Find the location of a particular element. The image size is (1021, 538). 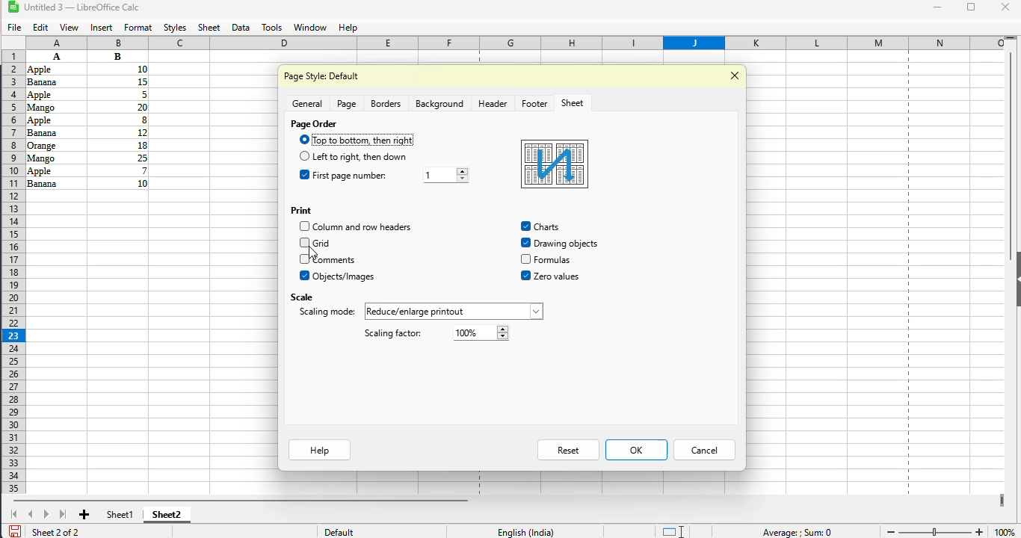

help is located at coordinates (347, 28).